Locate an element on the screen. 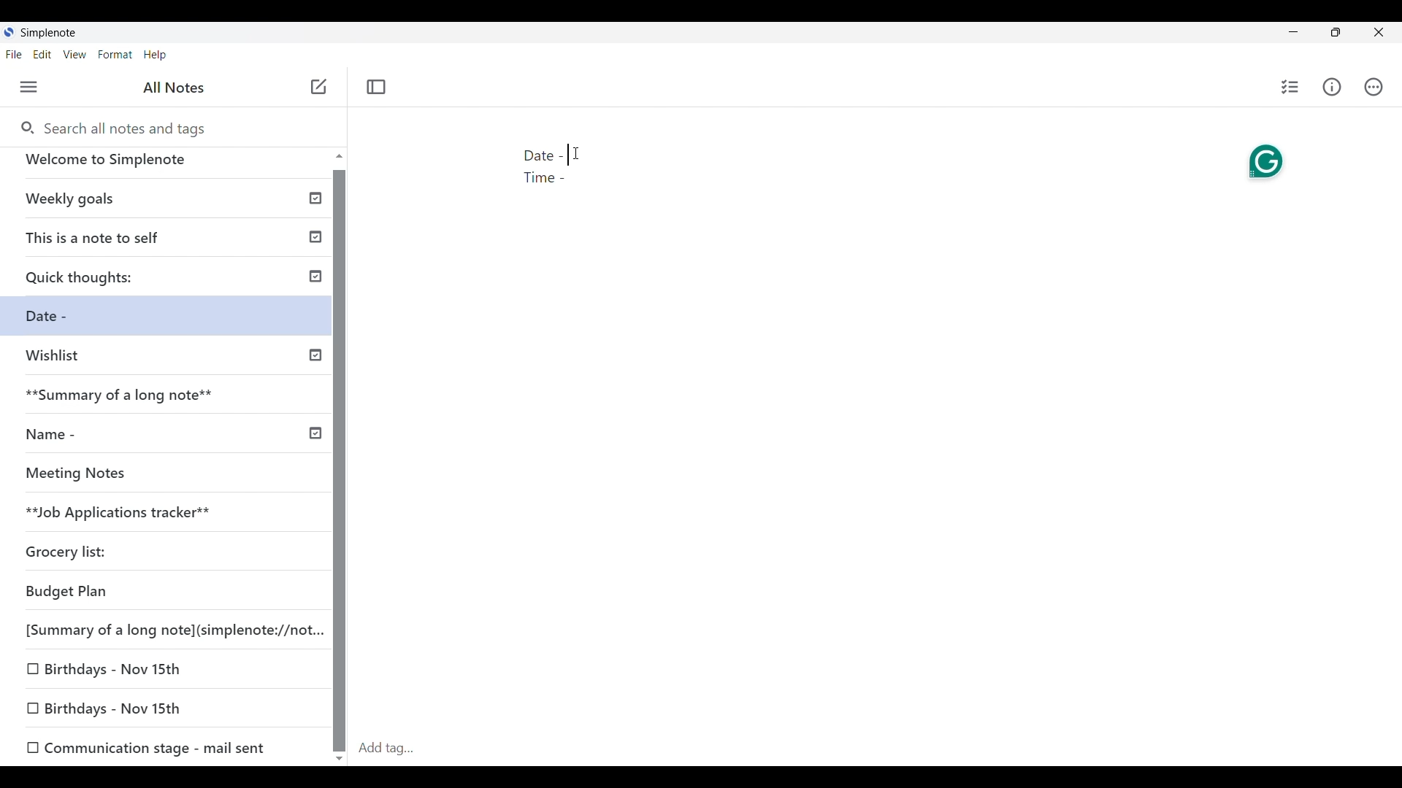  Unpublished note is located at coordinates (64, 319).